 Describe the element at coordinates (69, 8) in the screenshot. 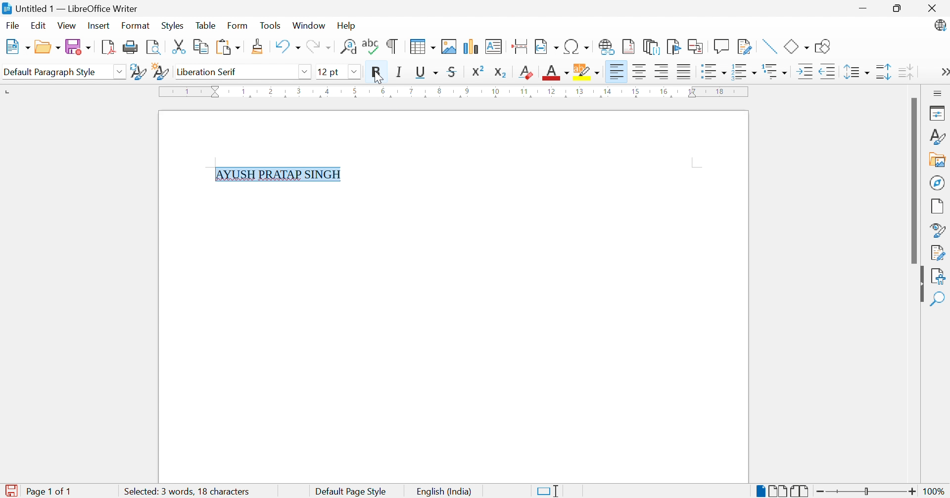

I see `Untitled 1 - LibreOffice Writer` at that location.